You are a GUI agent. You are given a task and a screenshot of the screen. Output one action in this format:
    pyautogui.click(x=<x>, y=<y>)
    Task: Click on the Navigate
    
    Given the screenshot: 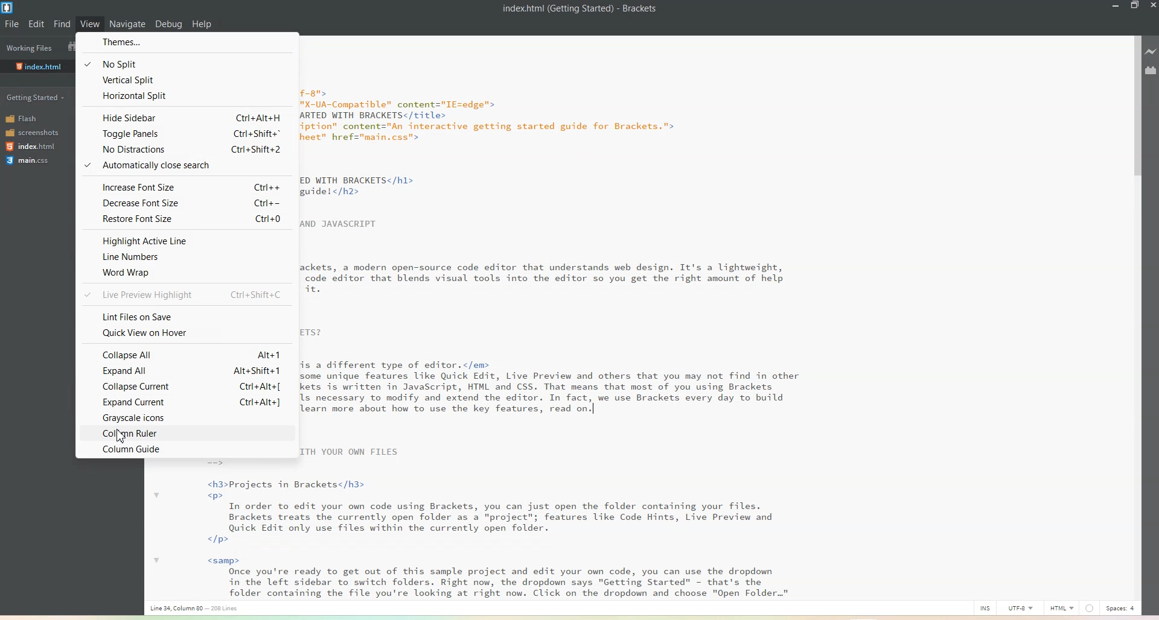 What is the action you would take?
    pyautogui.click(x=127, y=25)
    